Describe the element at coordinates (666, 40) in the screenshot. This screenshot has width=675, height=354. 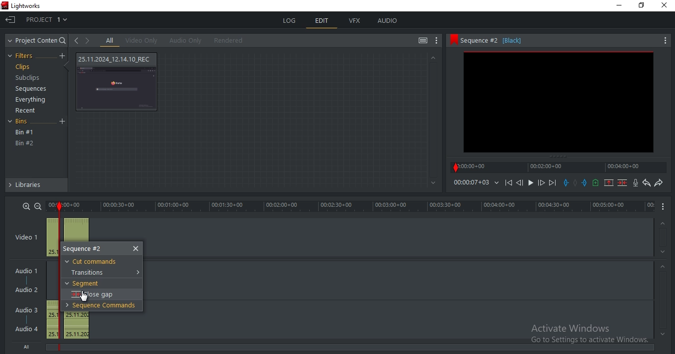
I see `More Options` at that location.